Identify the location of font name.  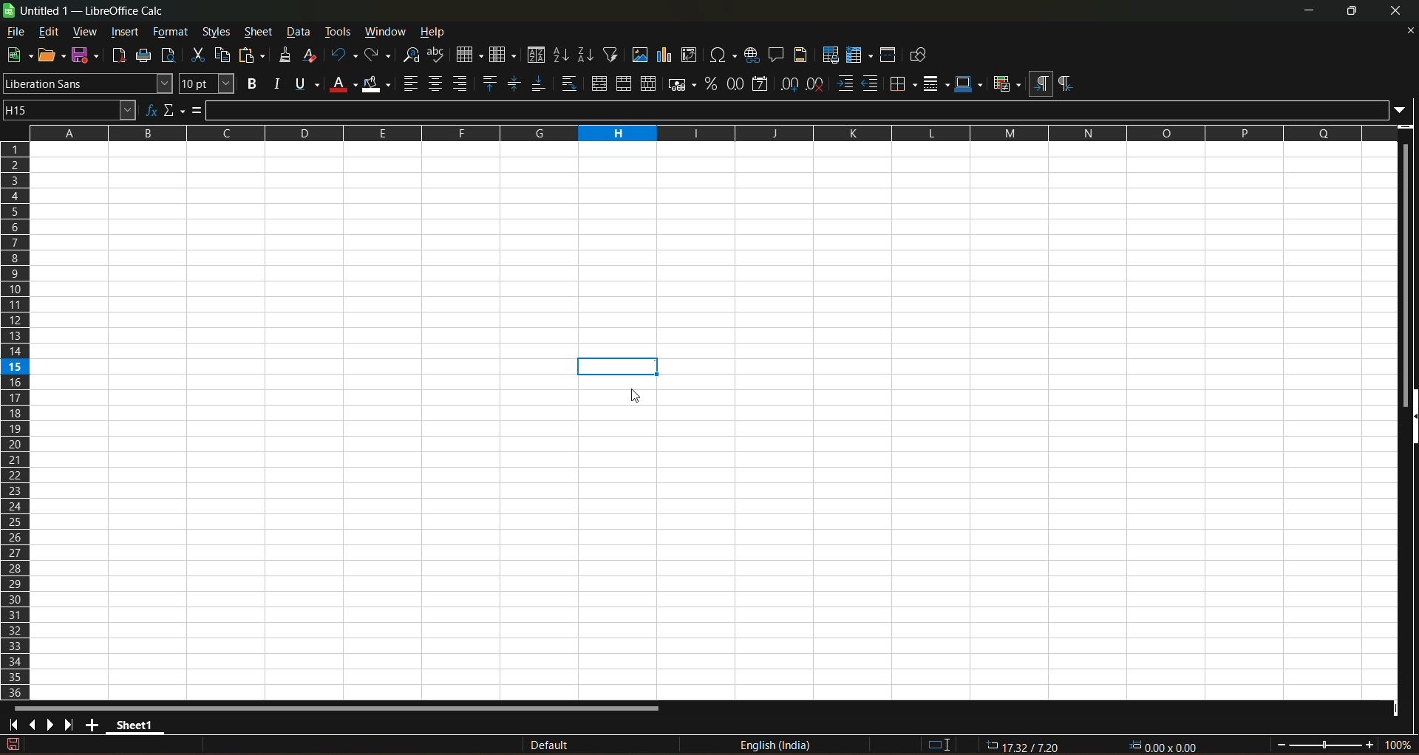
(89, 83).